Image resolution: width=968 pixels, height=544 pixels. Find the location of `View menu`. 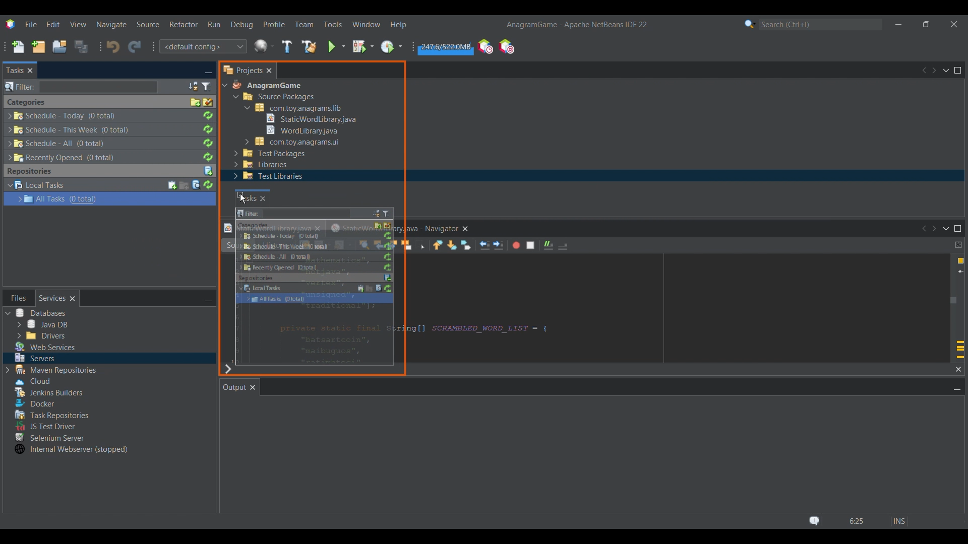

View menu is located at coordinates (78, 24).